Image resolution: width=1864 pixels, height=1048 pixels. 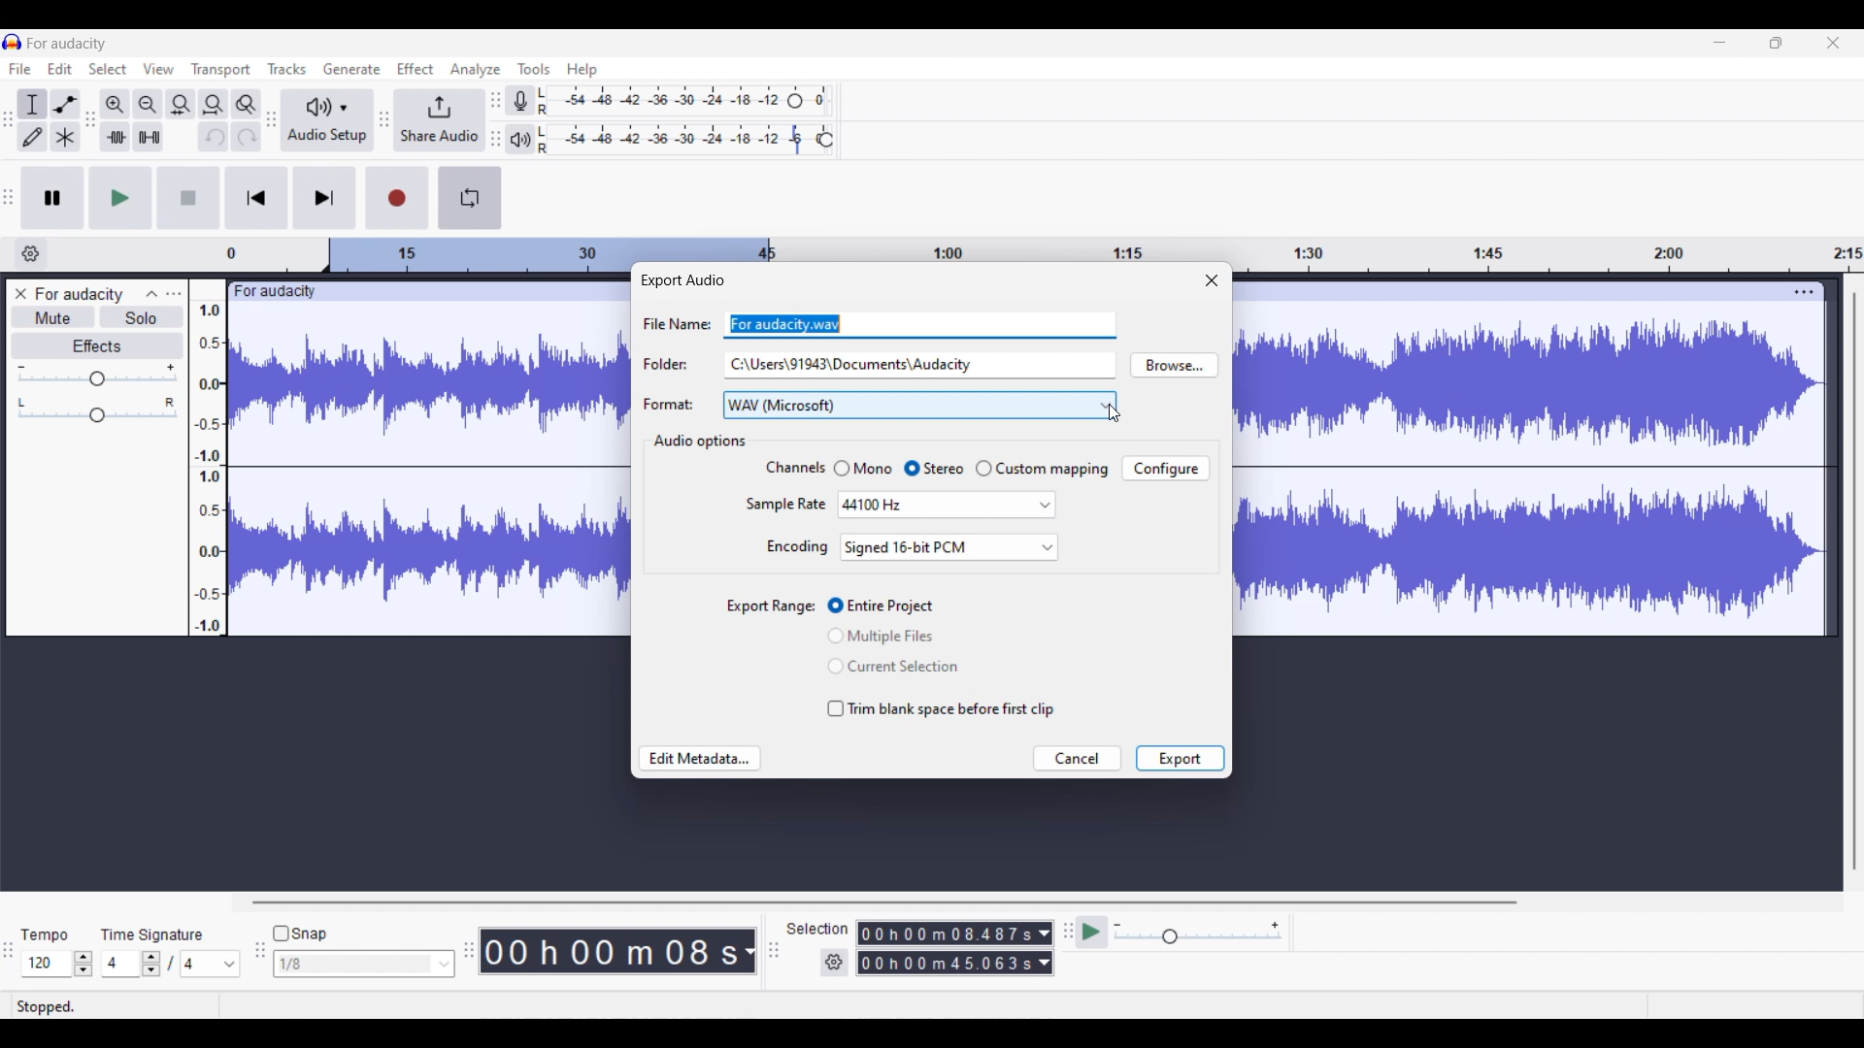 I want to click on Scale to measure length of track, so click(x=1044, y=247).